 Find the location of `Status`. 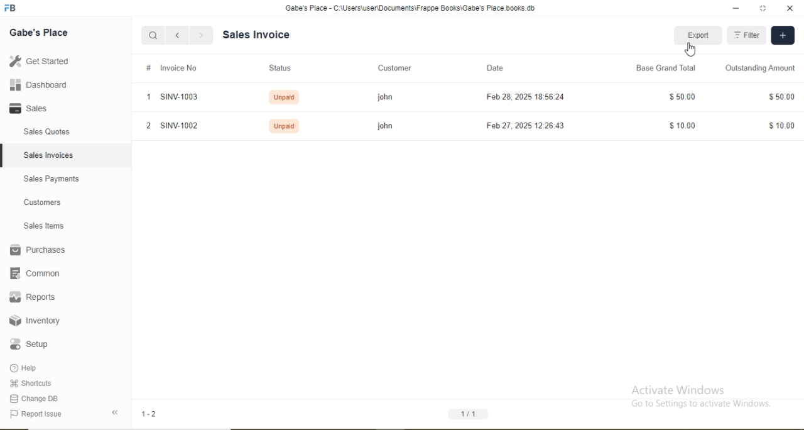

Status is located at coordinates (280, 69).